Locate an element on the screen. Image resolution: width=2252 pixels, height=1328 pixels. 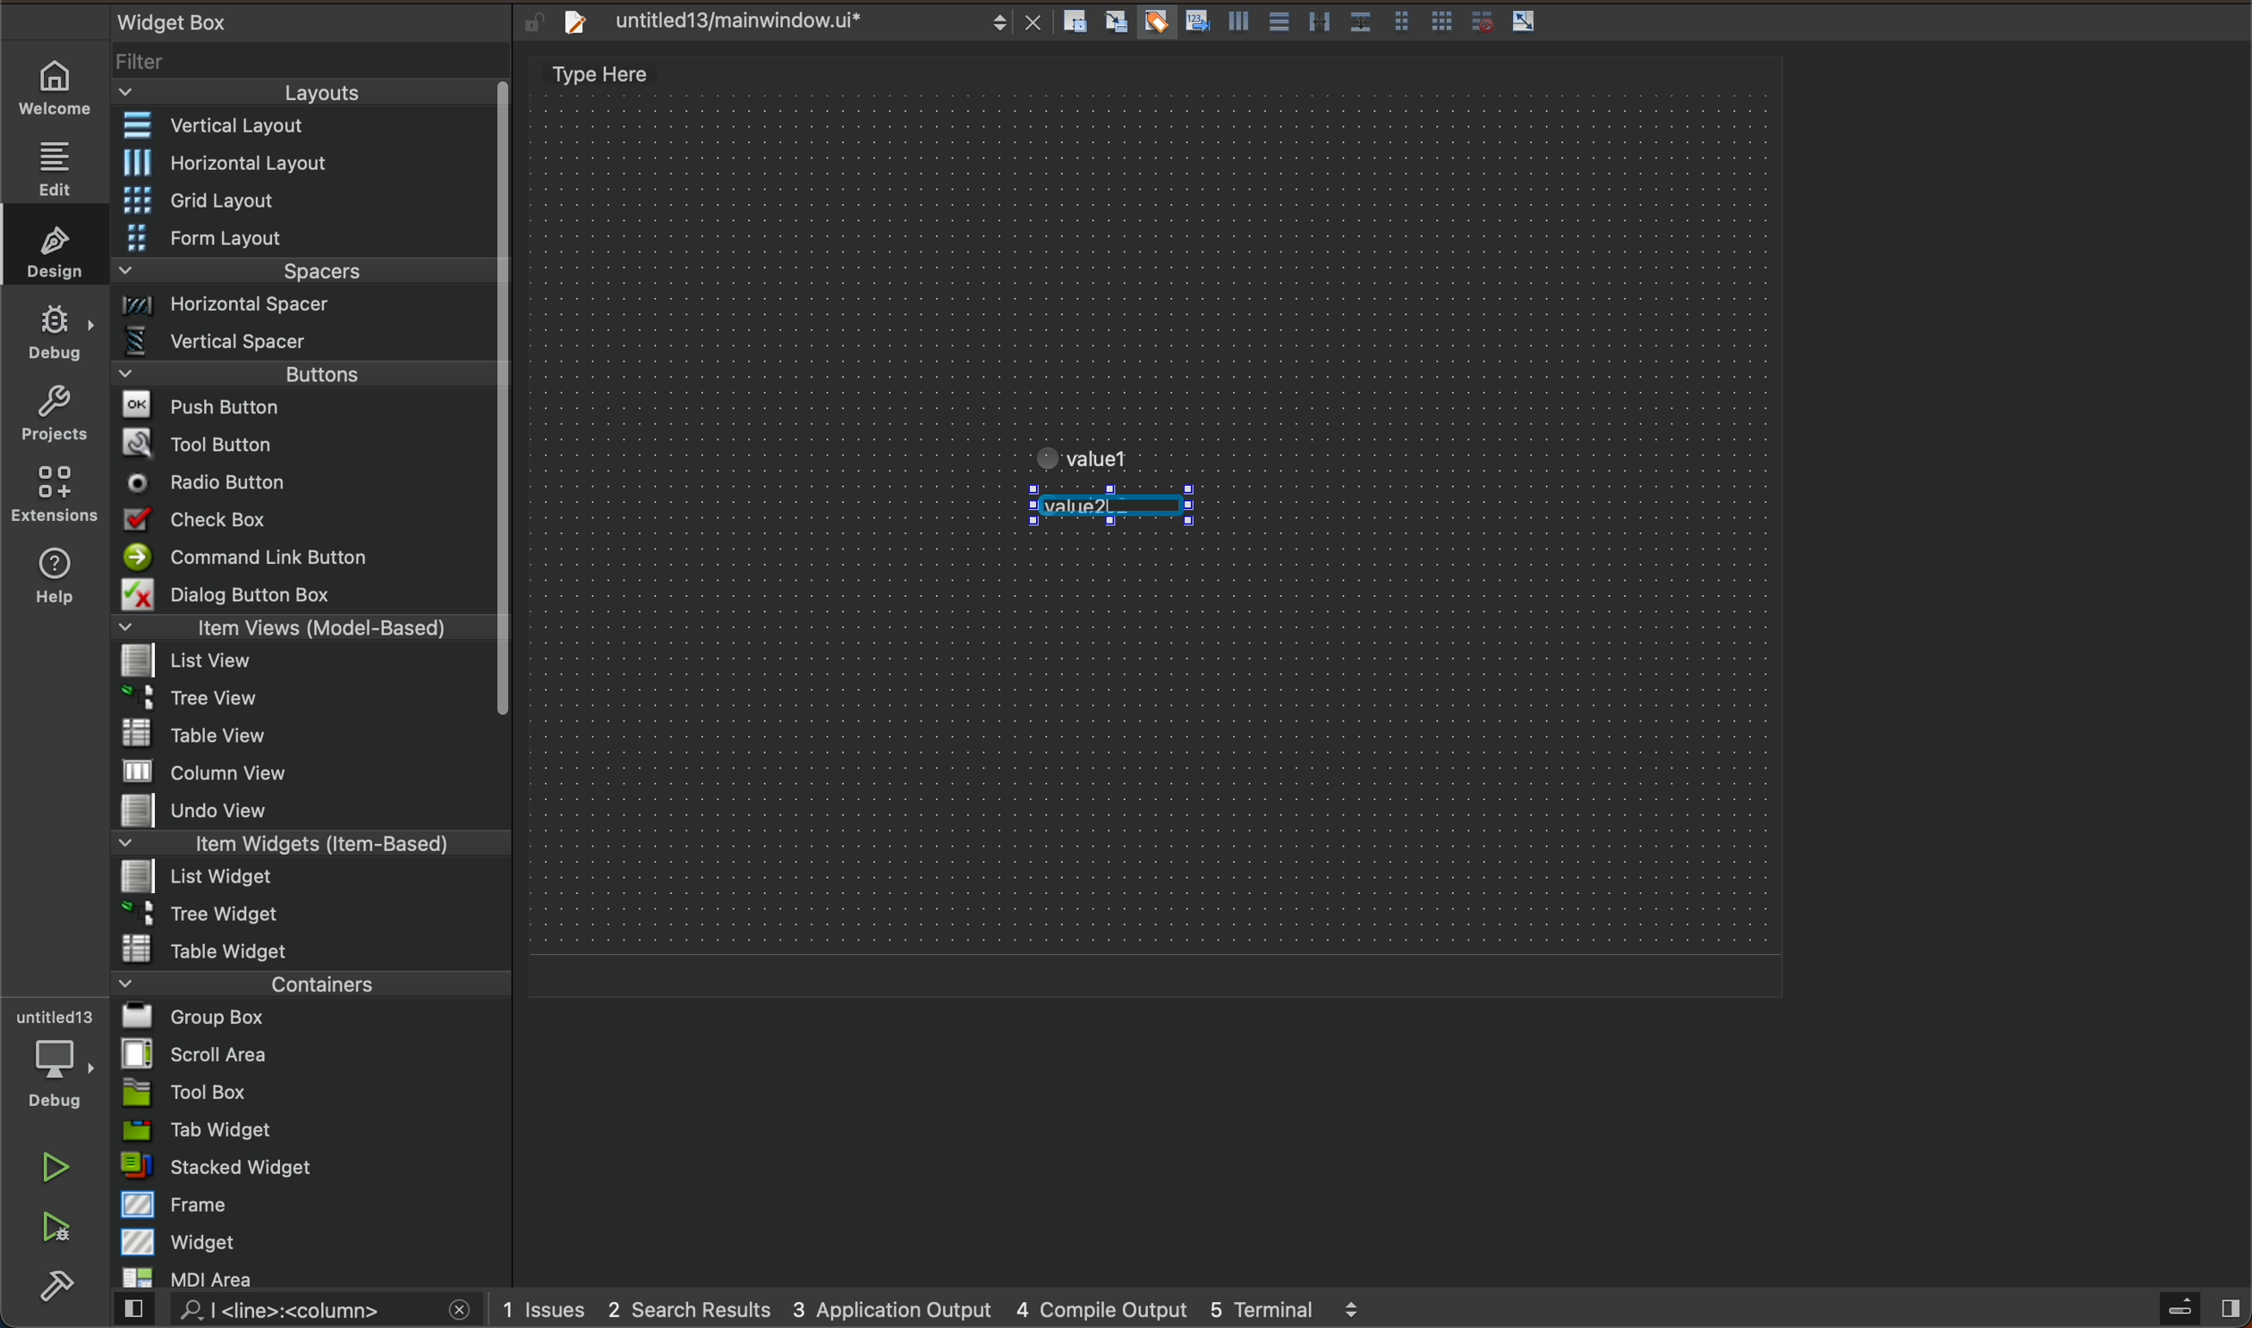
layouts is located at coordinates (304, 98).